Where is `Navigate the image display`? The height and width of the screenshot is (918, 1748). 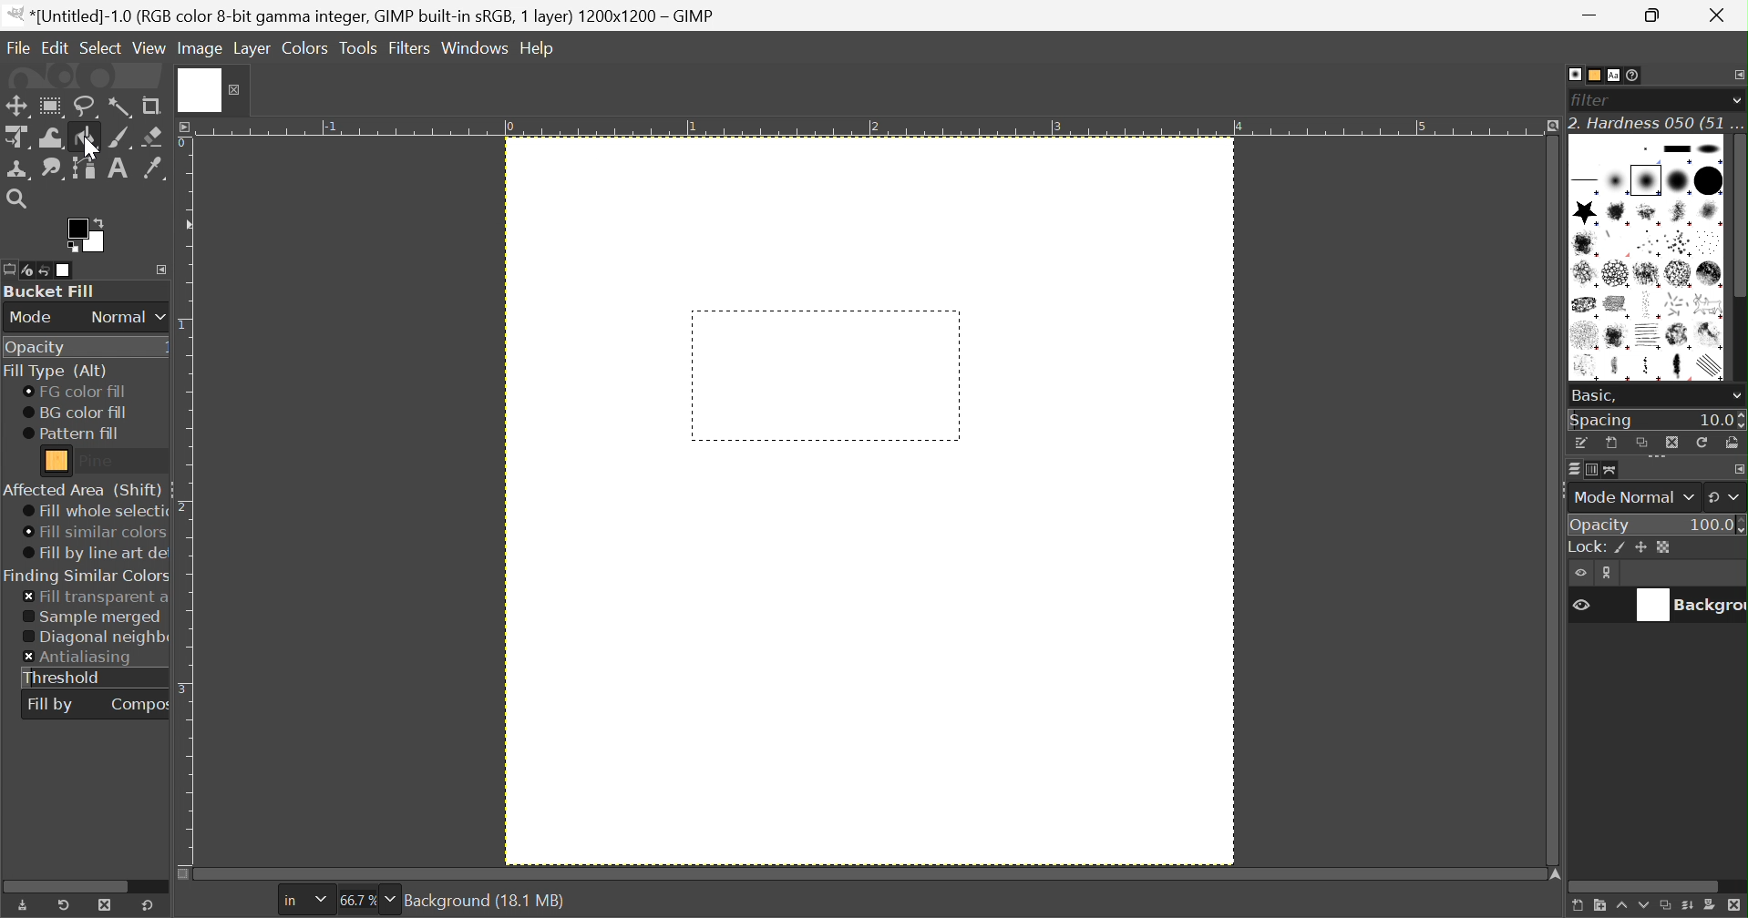
Navigate the image display is located at coordinates (1556, 874).